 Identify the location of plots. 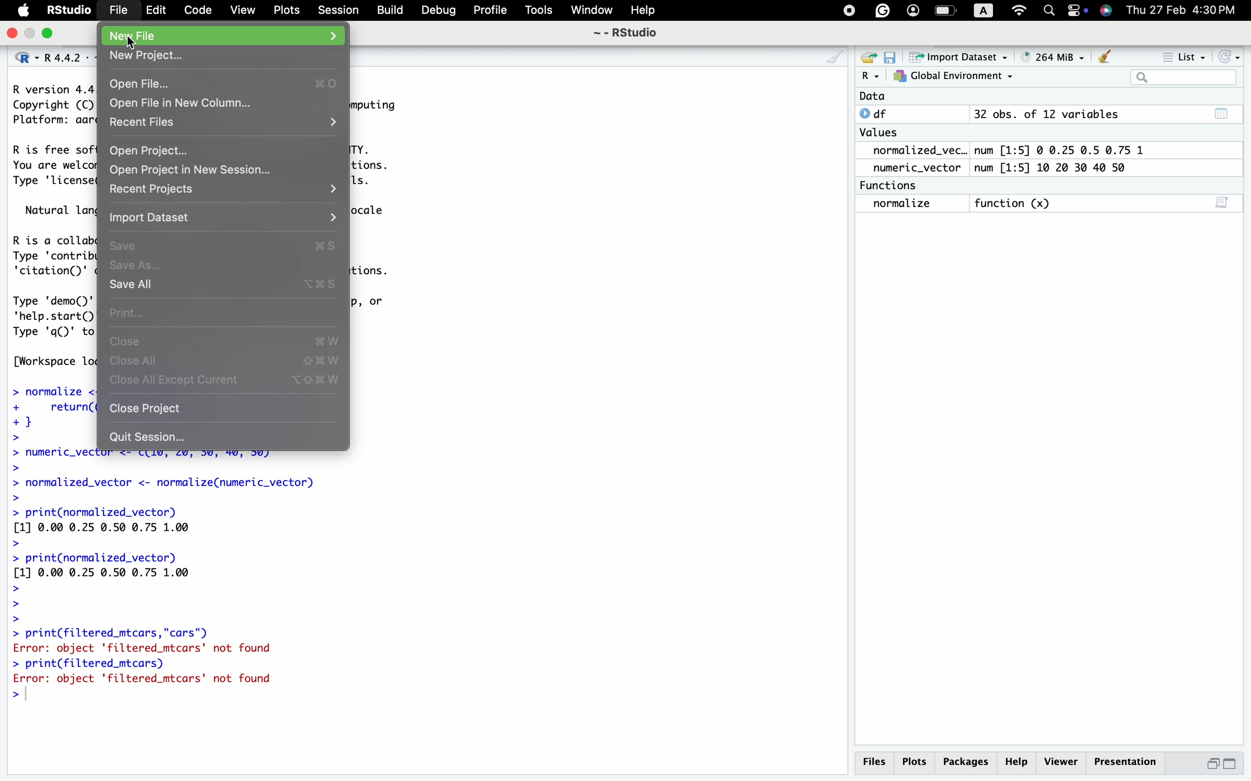
(286, 10).